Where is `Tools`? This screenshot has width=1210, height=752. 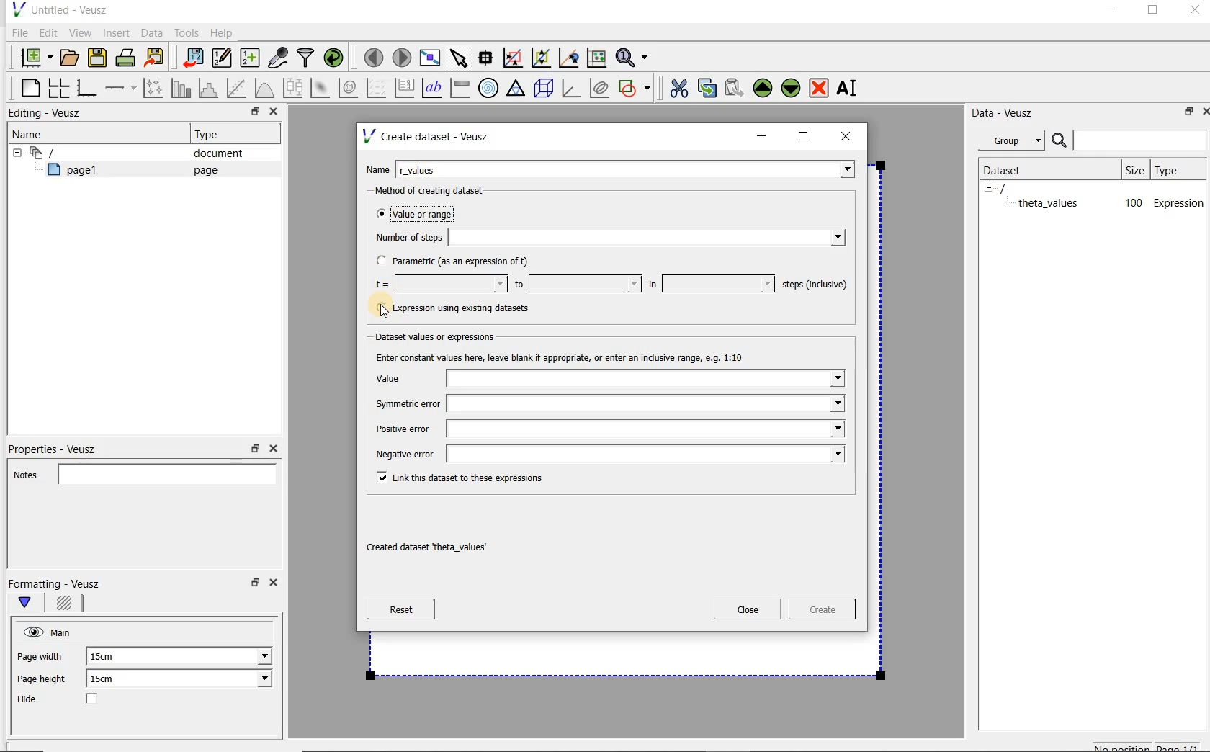
Tools is located at coordinates (185, 33).